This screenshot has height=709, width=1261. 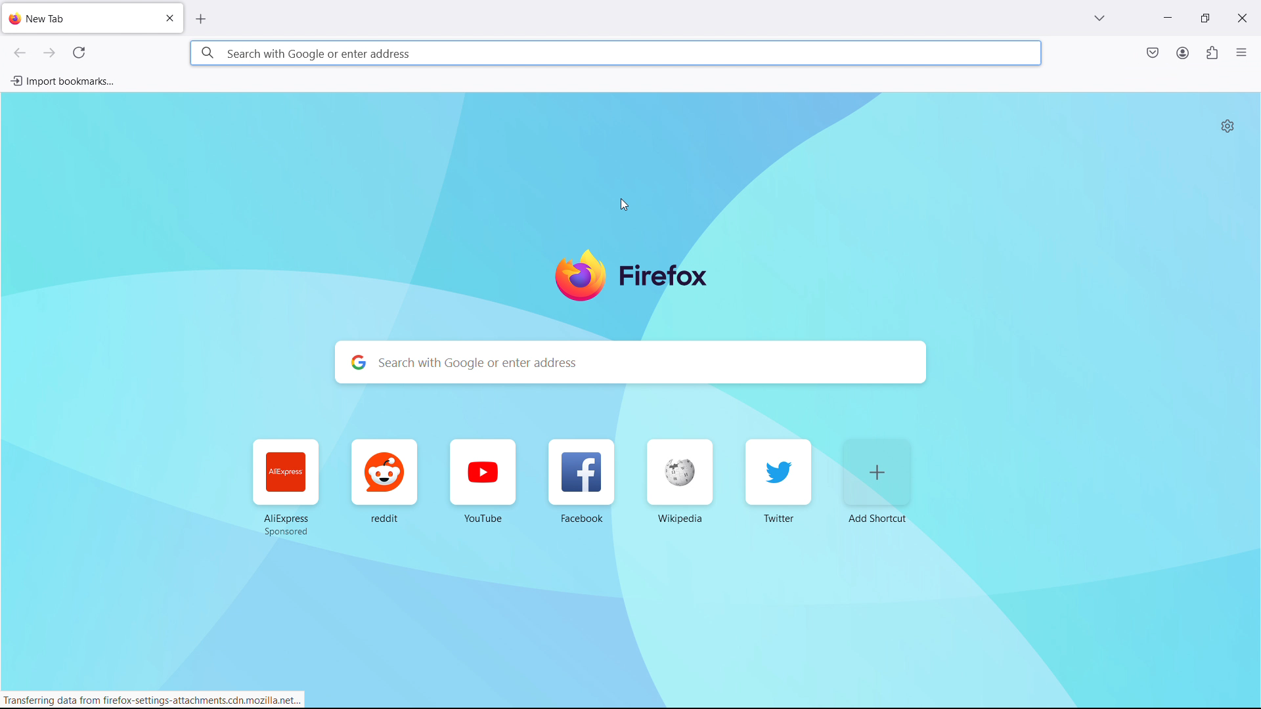 What do you see at coordinates (384, 484) in the screenshot?
I see `reddit` at bounding box center [384, 484].